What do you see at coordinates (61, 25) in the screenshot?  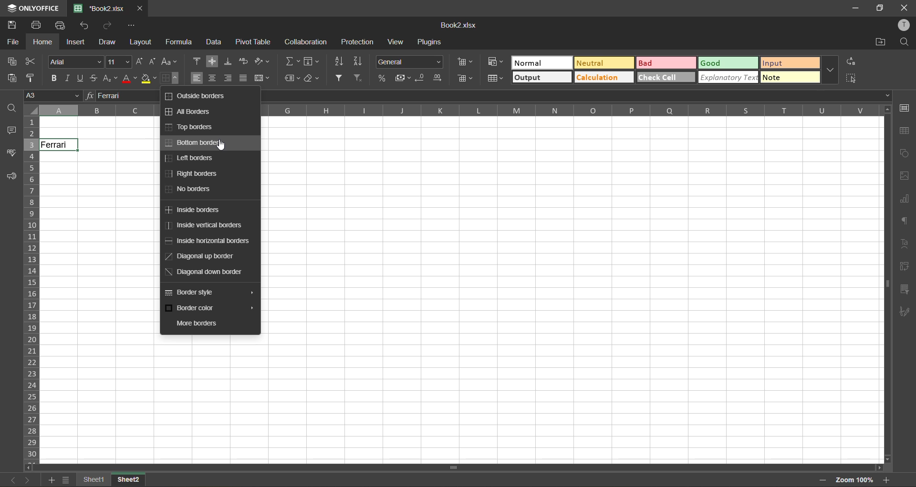 I see `quick print` at bounding box center [61, 25].